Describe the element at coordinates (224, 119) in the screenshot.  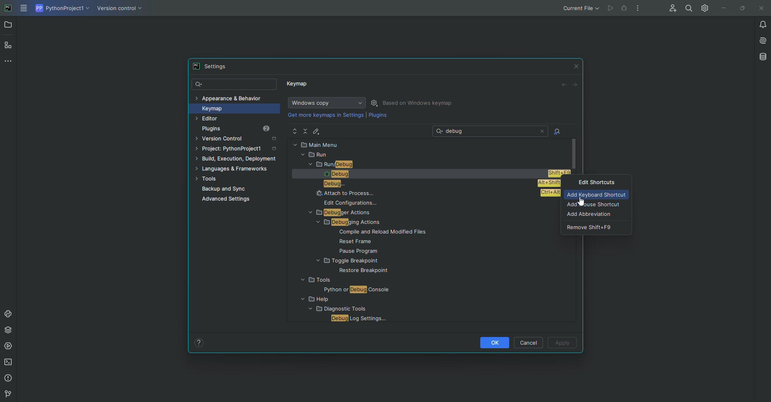
I see `Editor` at that location.